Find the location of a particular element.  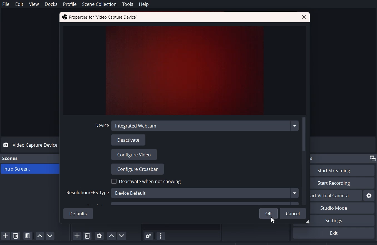

Docks is located at coordinates (51, 4).